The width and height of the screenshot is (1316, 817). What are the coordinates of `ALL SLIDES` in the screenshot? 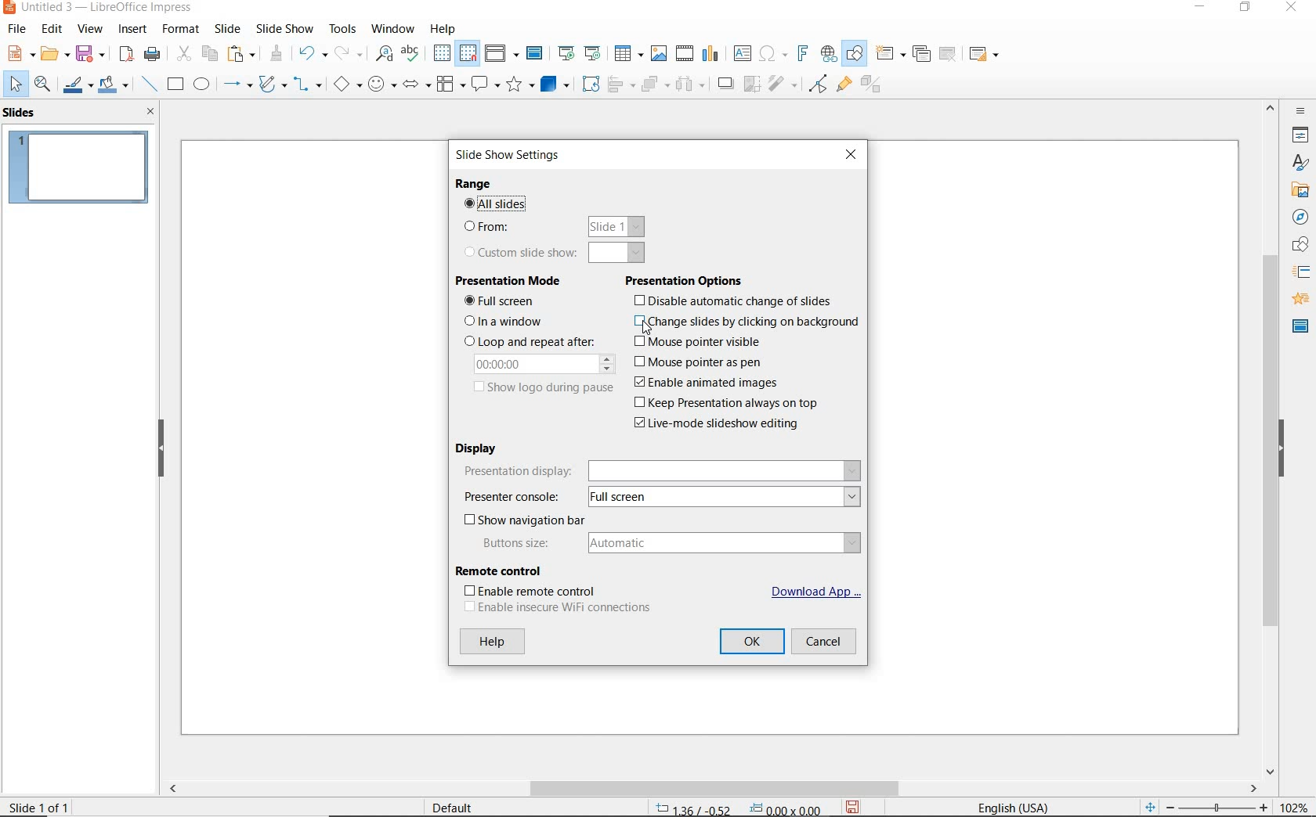 It's located at (491, 203).